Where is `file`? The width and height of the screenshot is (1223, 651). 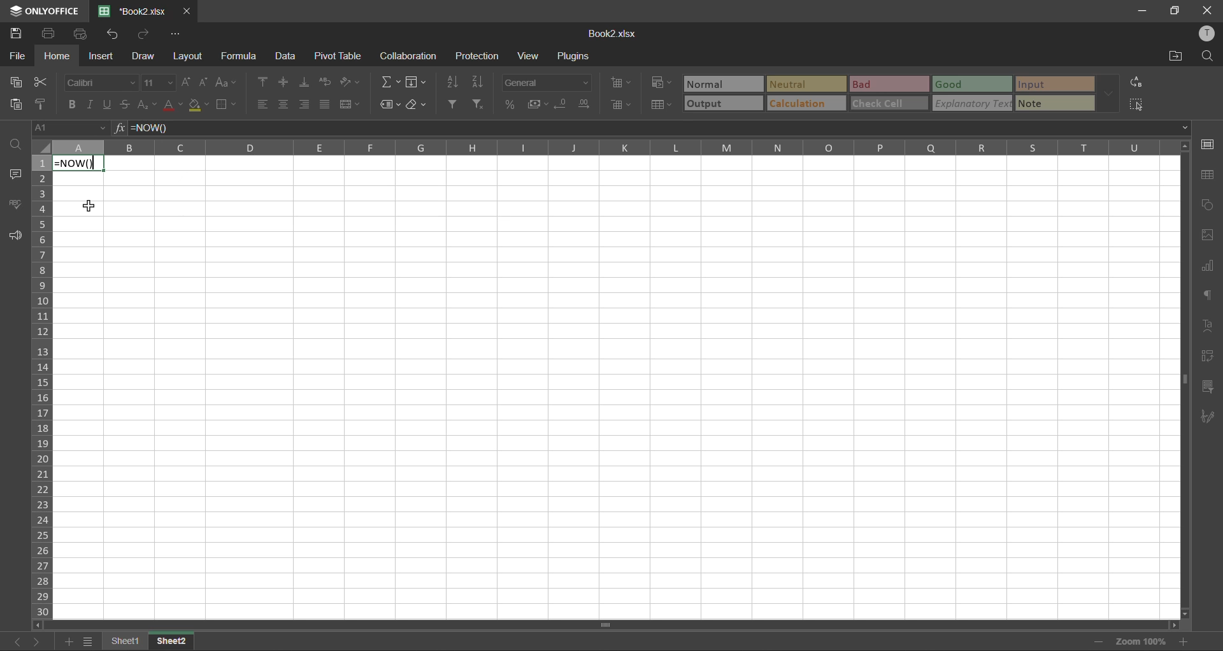 file is located at coordinates (18, 58).